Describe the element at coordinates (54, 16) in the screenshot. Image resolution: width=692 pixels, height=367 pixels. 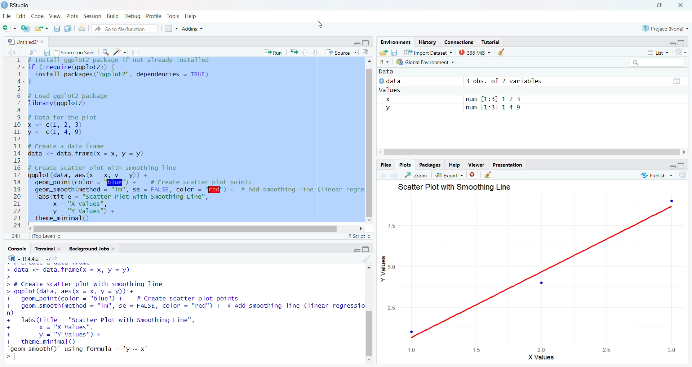
I see ` View` at that location.